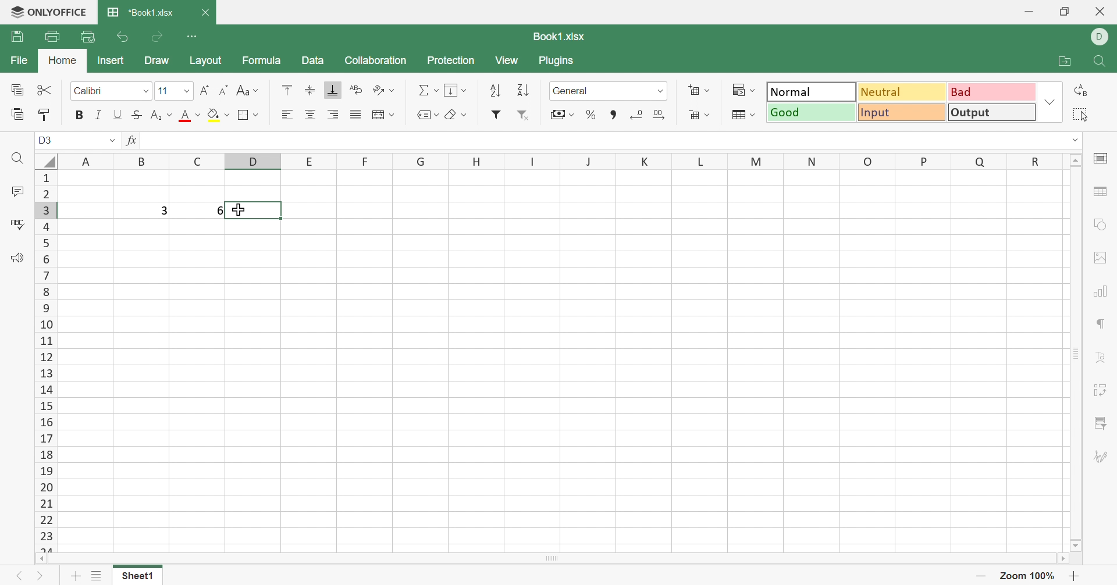  What do you see at coordinates (506, 59) in the screenshot?
I see `View` at bounding box center [506, 59].